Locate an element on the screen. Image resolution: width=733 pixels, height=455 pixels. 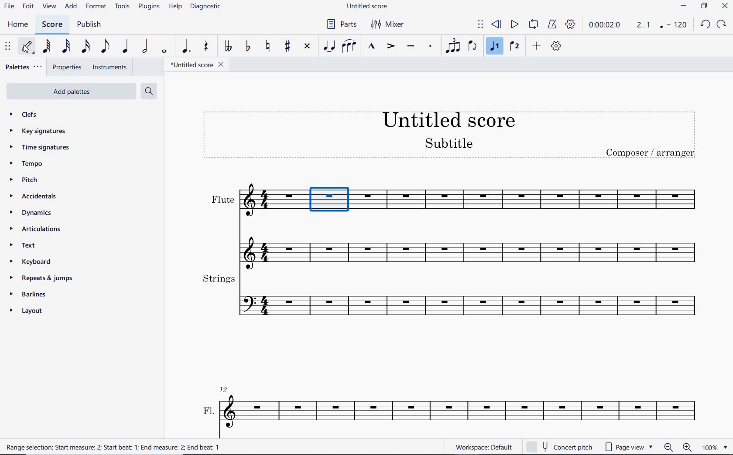
TOGGLE SHARP is located at coordinates (288, 45).